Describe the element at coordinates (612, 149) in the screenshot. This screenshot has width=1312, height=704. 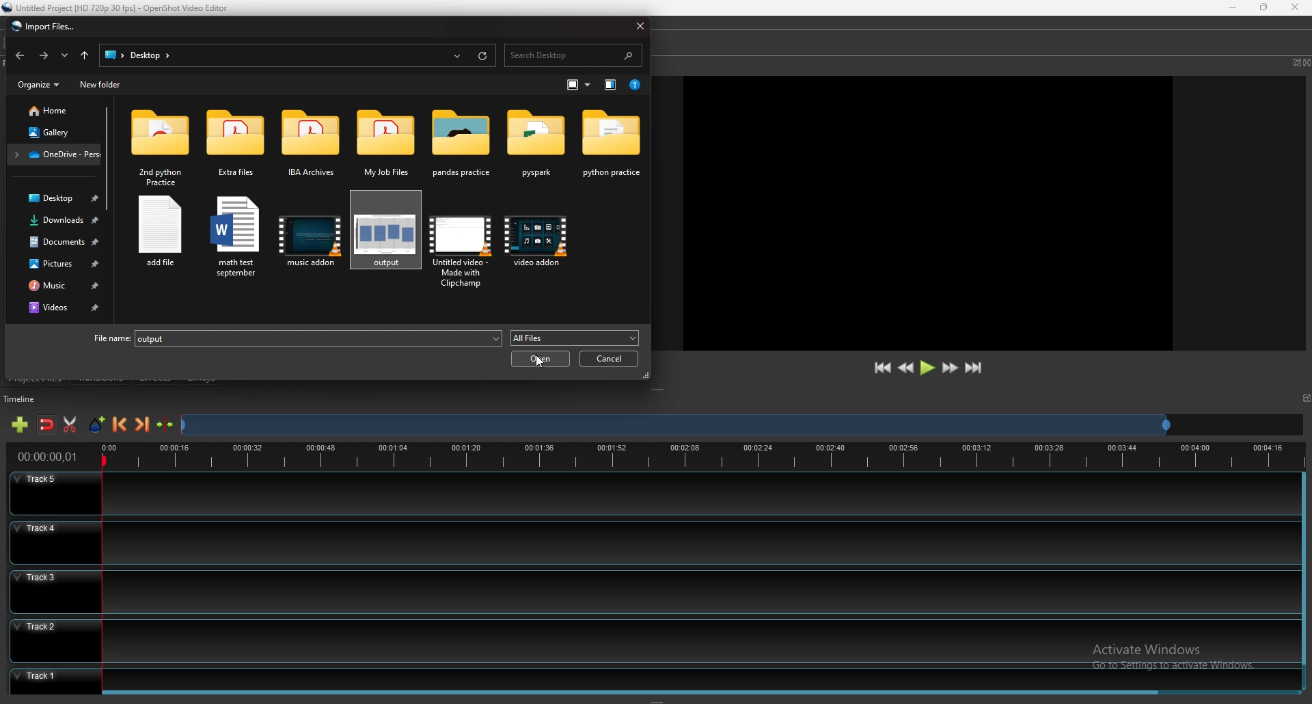
I see `folder` at that location.